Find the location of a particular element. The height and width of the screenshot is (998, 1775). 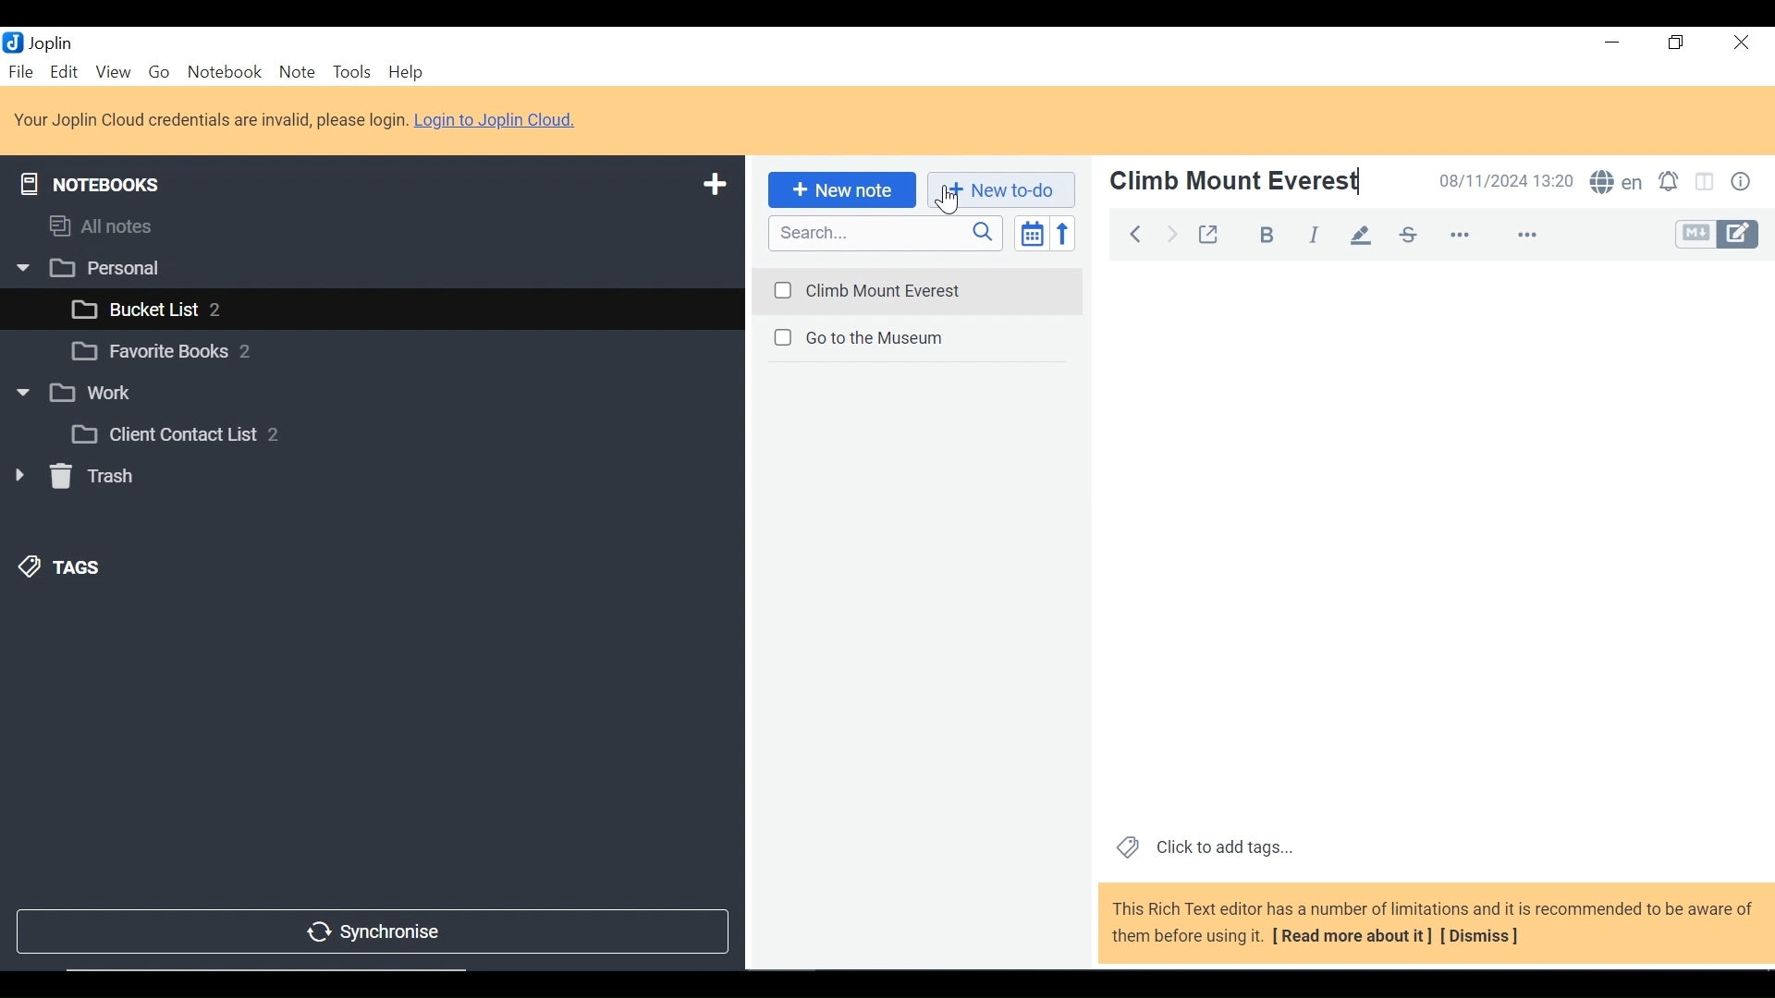

Notebooks and Tags Display is located at coordinates (370, 225).